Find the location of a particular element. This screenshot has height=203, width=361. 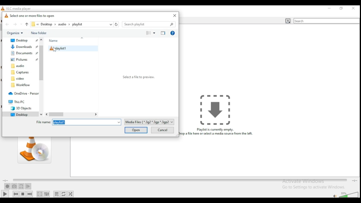

recent locations is located at coordinates (111, 24).